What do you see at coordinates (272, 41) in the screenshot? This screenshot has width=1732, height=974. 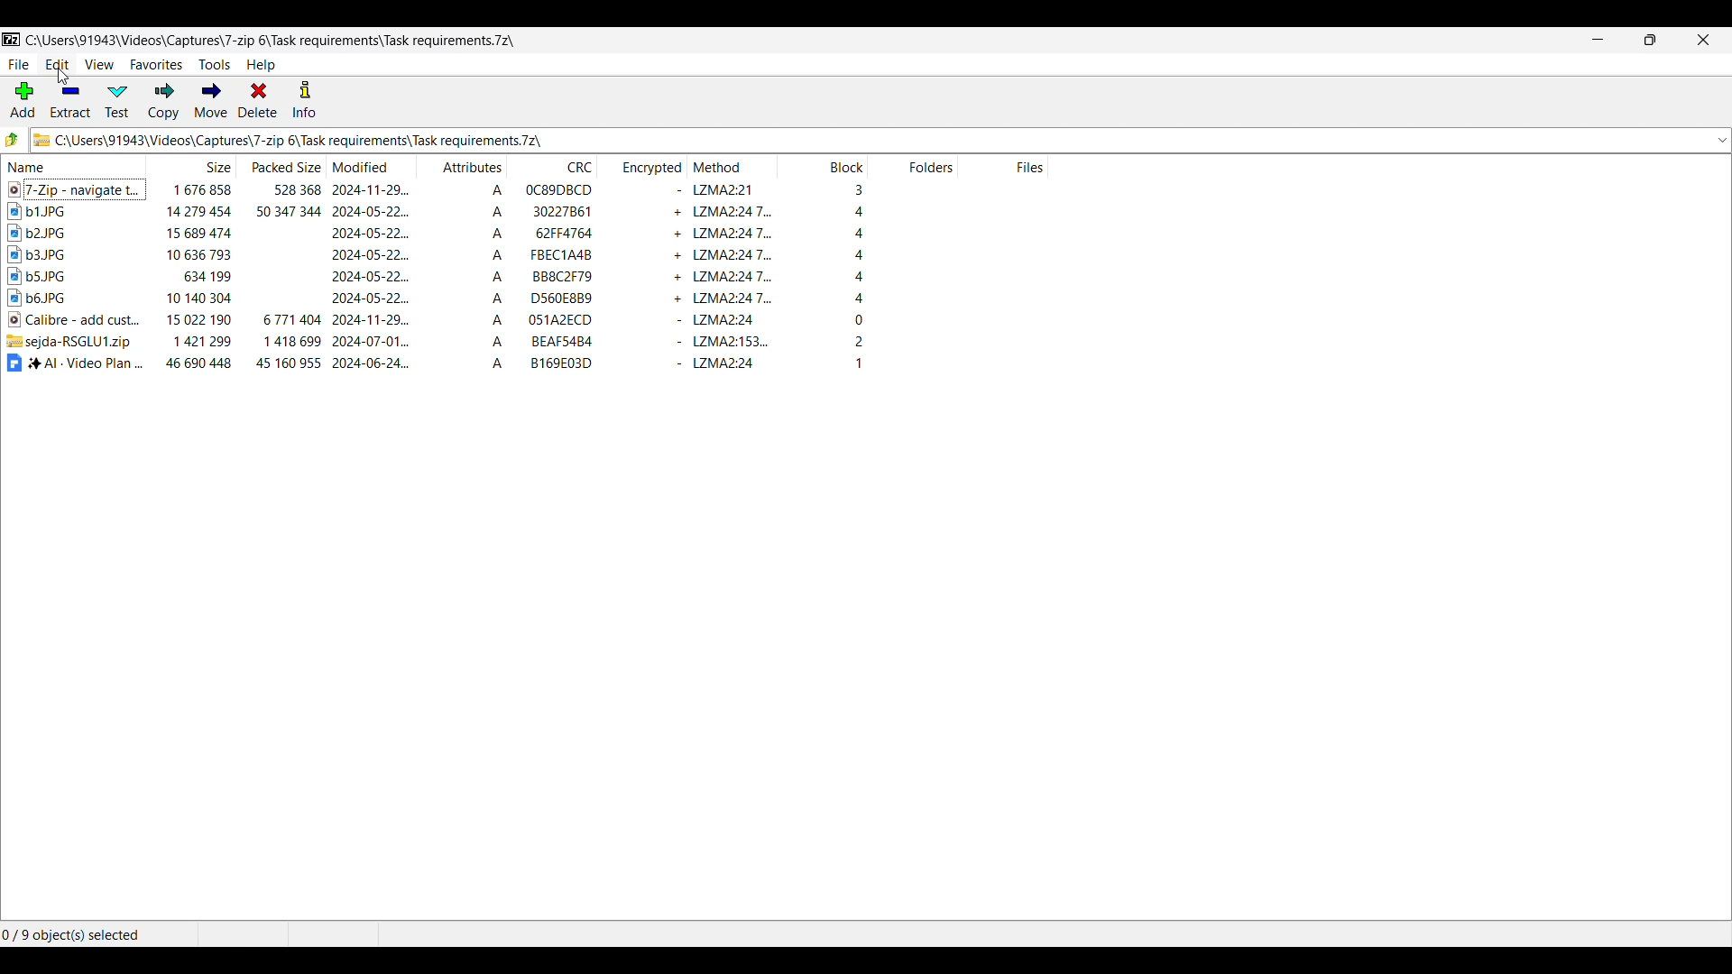 I see `Location of current folder` at bounding box center [272, 41].